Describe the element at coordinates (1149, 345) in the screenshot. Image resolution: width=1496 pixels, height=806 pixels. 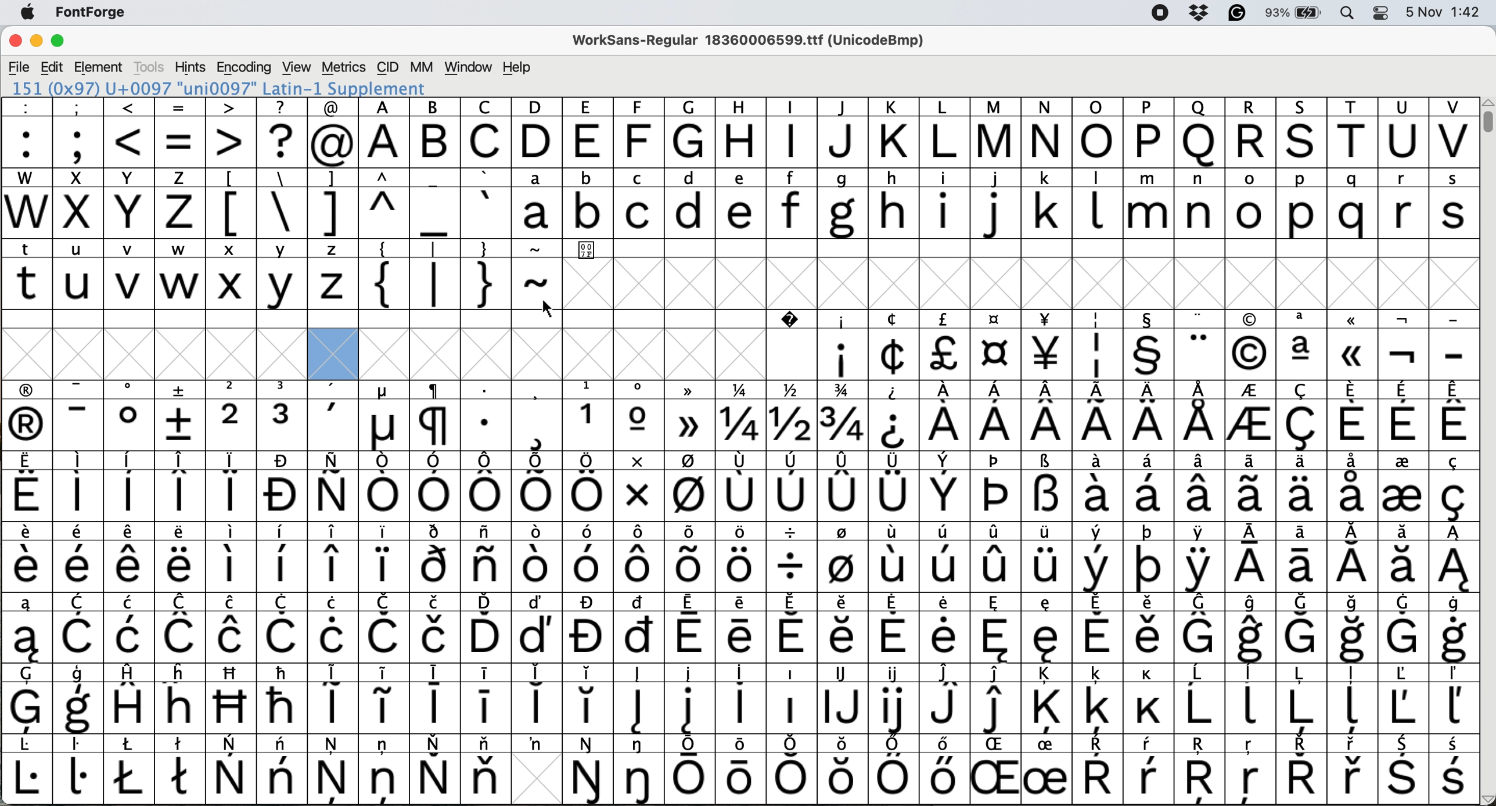
I see `symbol` at that location.